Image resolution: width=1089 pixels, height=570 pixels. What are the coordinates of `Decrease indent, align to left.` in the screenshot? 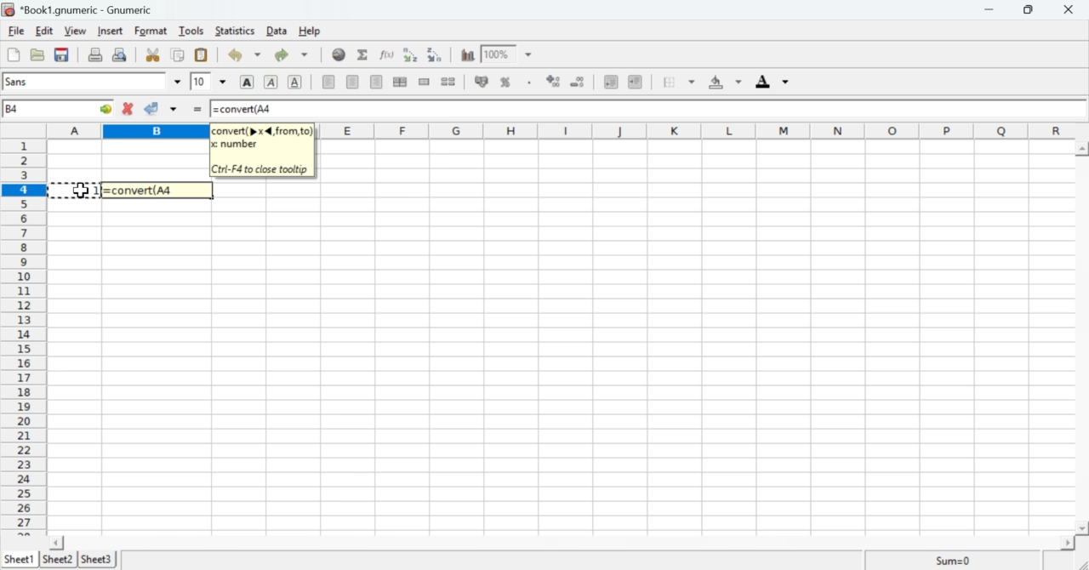 It's located at (612, 83).